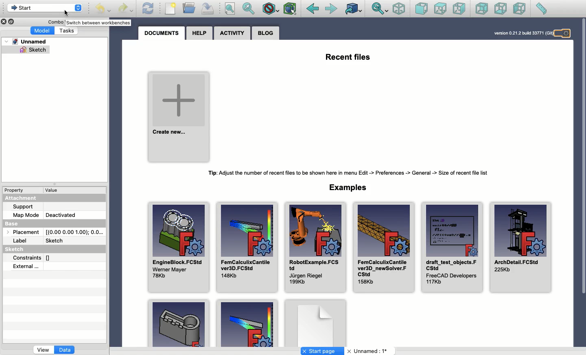 The height and width of the screenshot is (355, 586). What do you see at coordinates (161, 35) in the screenshot?
I see `Documents` at bounding box center [161, 35].